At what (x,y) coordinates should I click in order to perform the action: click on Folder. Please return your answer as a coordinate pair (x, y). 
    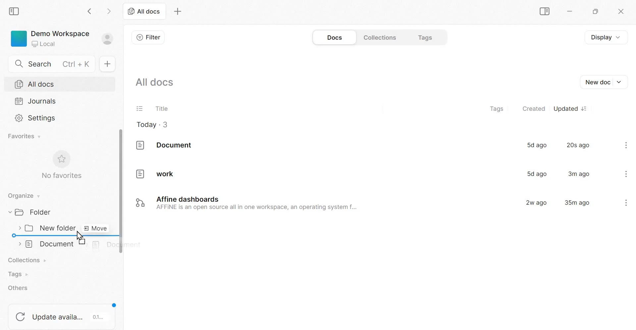
    Looking at the image, I should click on (32, 213).